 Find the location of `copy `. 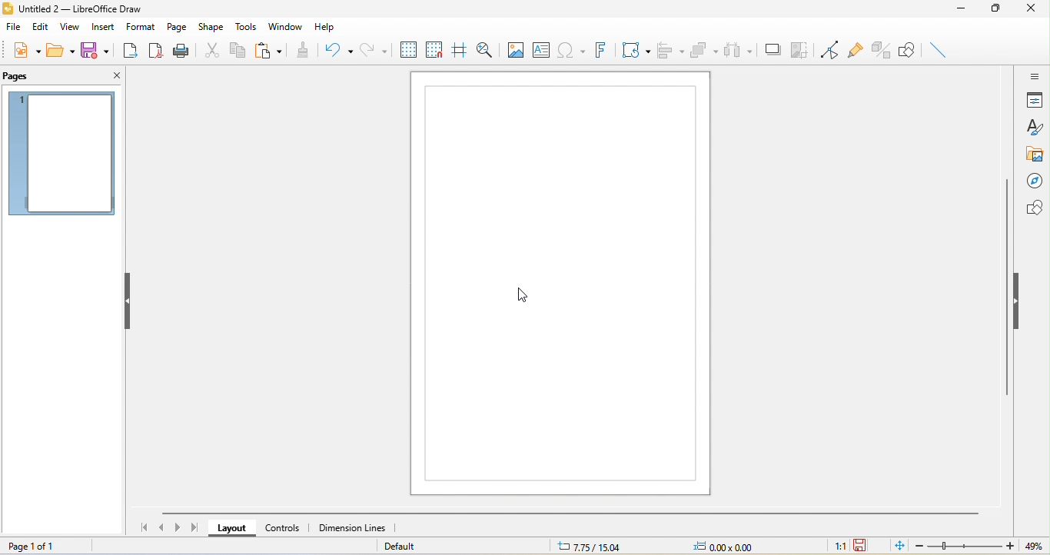

copy  is located at coordinates (239, 51).